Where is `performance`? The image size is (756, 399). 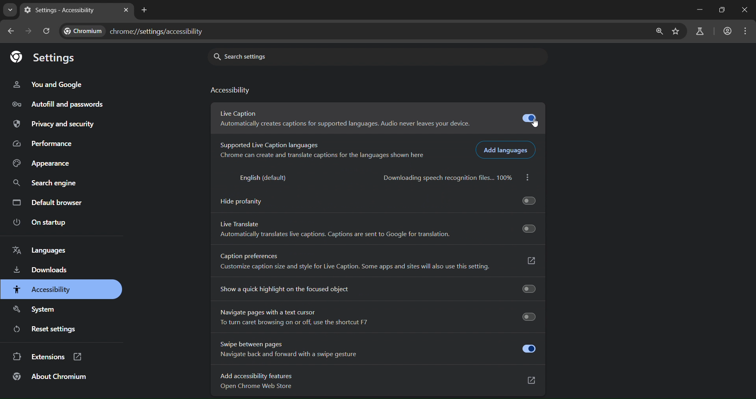 performance is located at coordinates (42, 142).